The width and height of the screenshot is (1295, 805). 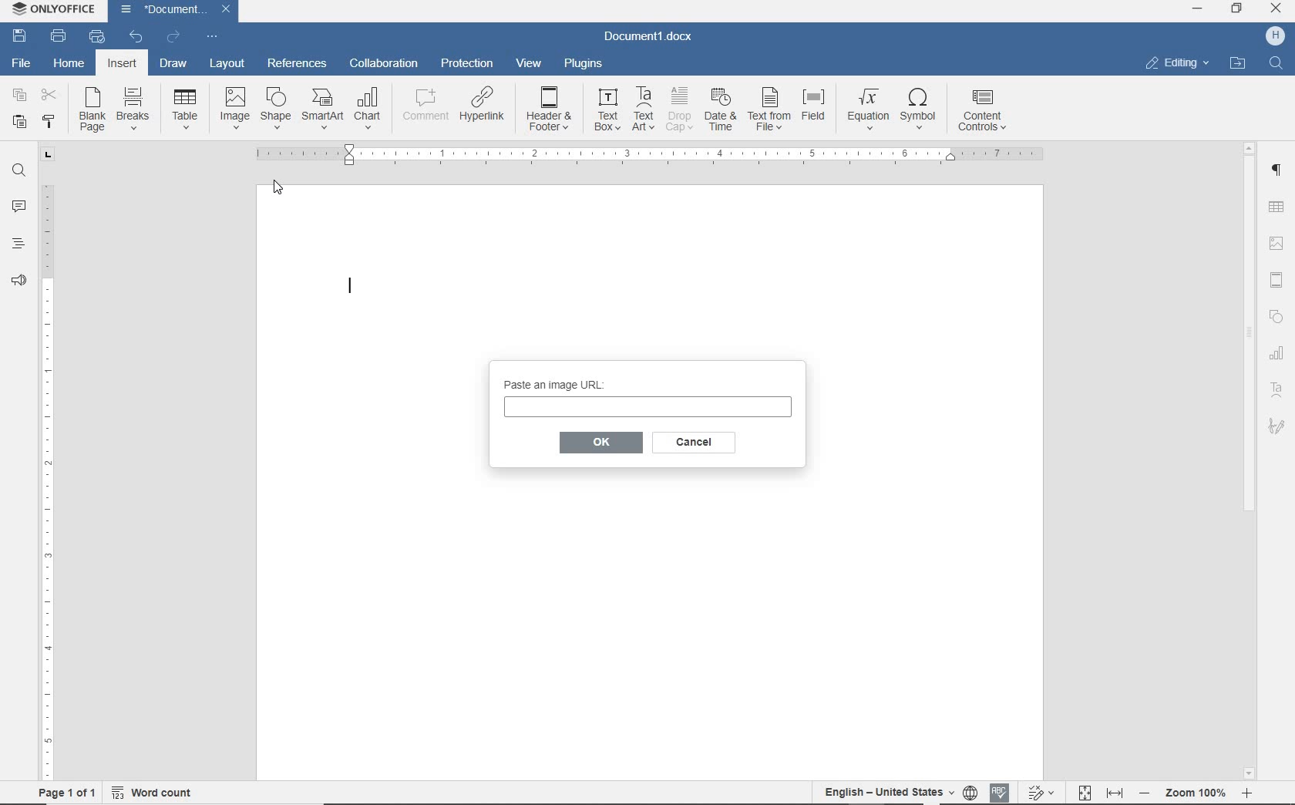 What do you see at coordinates (1085, 792) in the screenshot?
I see `fit to page` at bounding box center [1085, 792].